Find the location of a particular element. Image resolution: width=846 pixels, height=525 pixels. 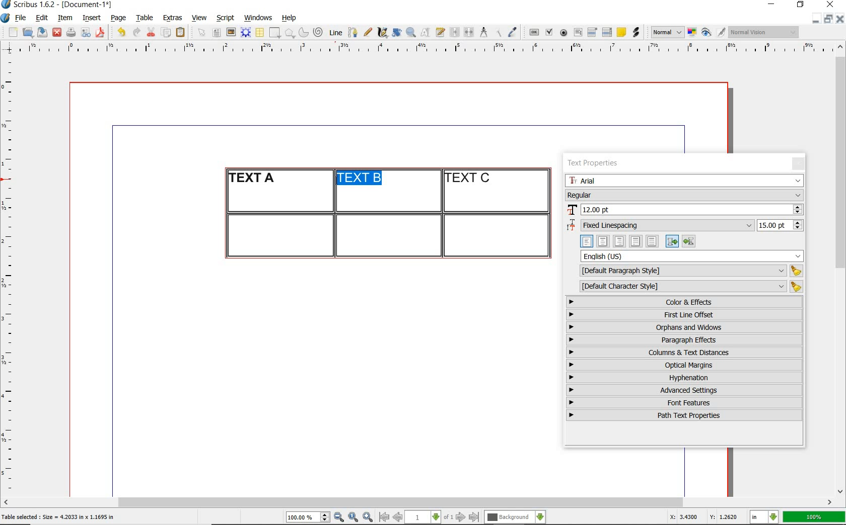

optical margins is located at coordinates (685, 365).